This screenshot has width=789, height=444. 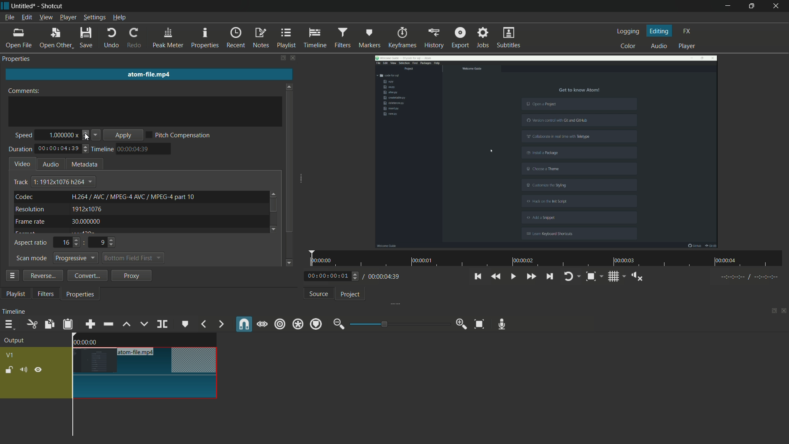 I want to click on player, so click(x=687, y=46).